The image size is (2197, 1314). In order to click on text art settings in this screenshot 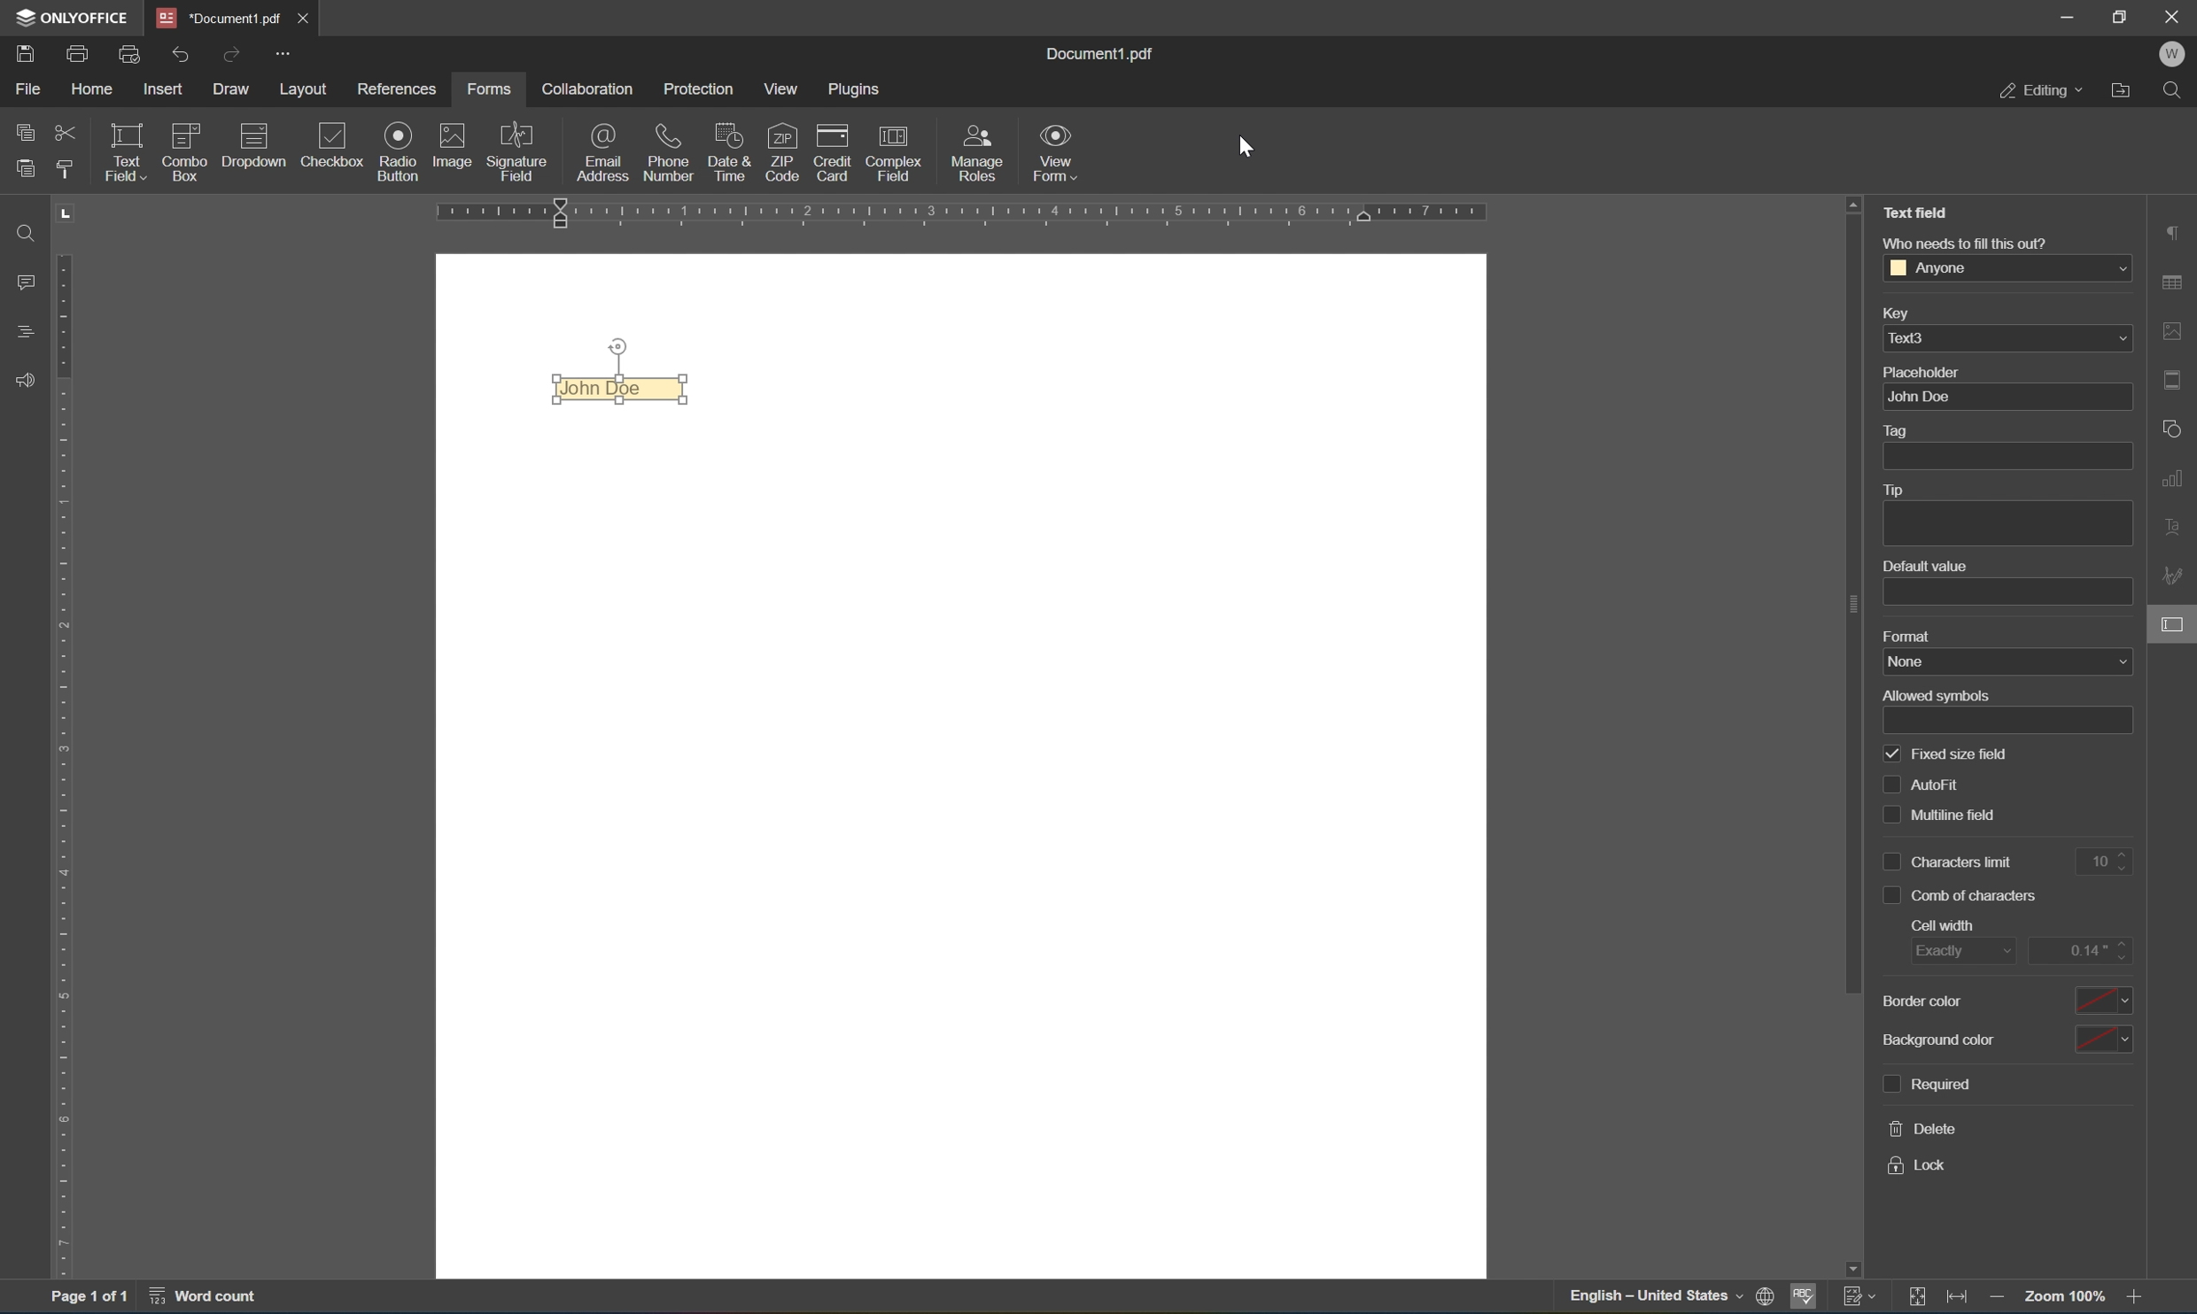, I will do `click(2180, 531)`.